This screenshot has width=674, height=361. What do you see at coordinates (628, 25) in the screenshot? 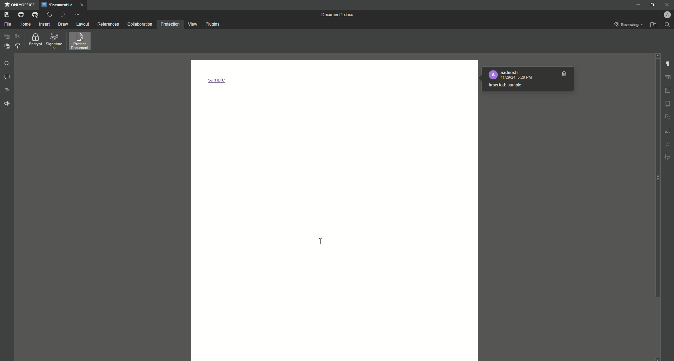
I see `Reviewing` at bounding box center [628, 25].